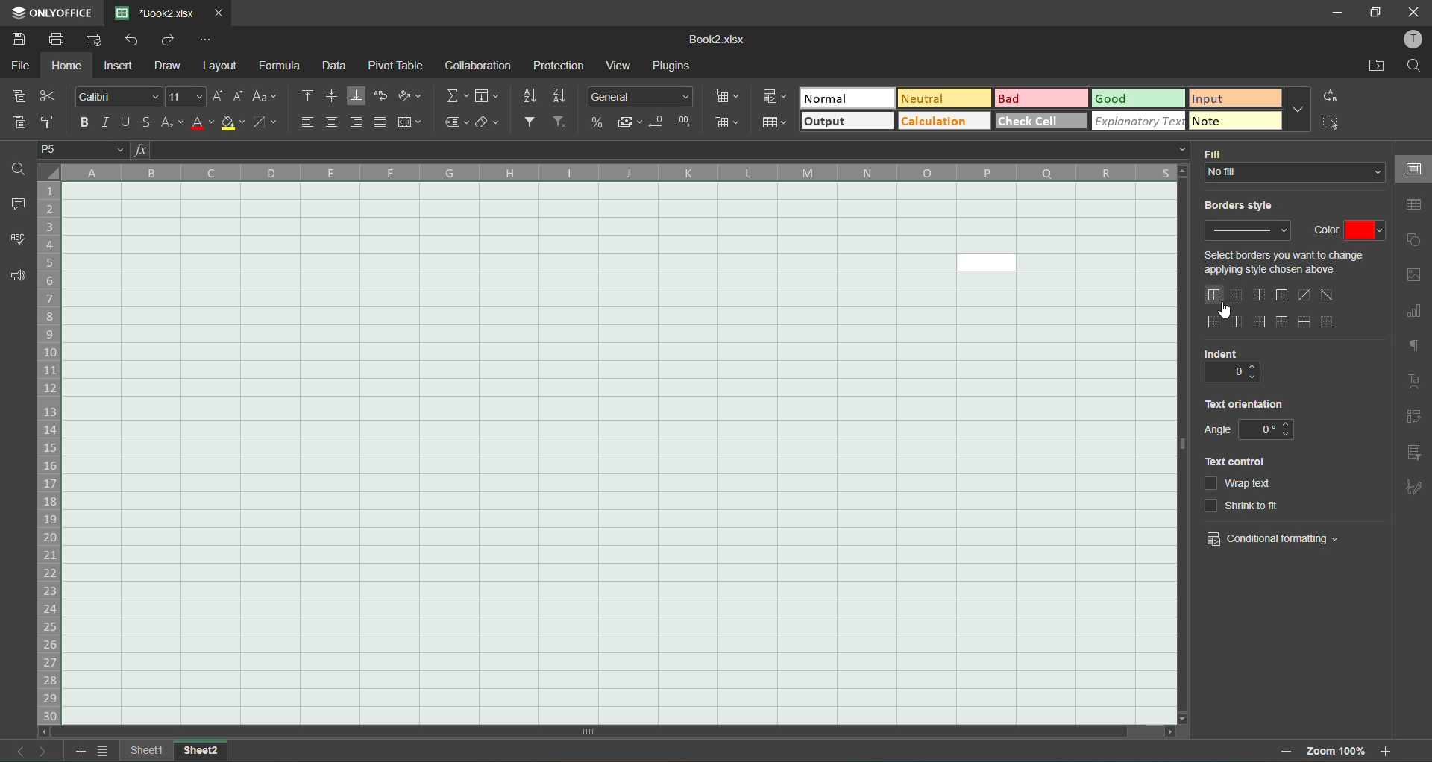 The height and width of the screenshot is (762, 1432). Describe the element at coordinates (596, 122) in the screenshot. I see `percent` at that location.